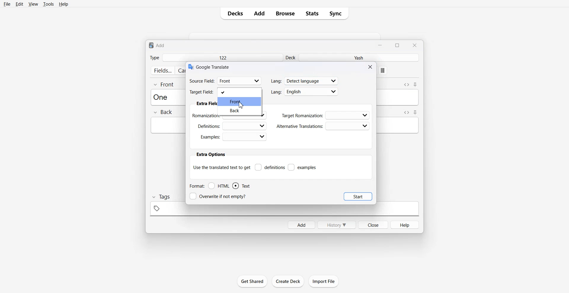 The height and width of the screenshot is (293, 569). Describe the element at coordinates (231, 125) in the screenshot. I see `Definations` at that location.